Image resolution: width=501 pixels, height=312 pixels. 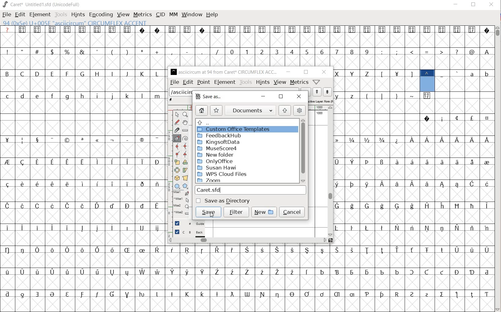 What do you see at coordinates (292, 212) in the screenshot?
I see `cancel` at bounding box center [292, 212].